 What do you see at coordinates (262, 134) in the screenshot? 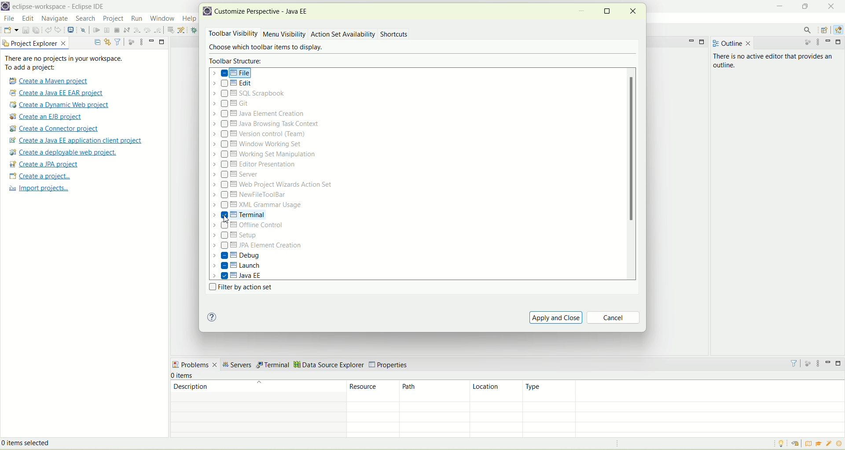
I see `version control` at bounding box center [262, 134].